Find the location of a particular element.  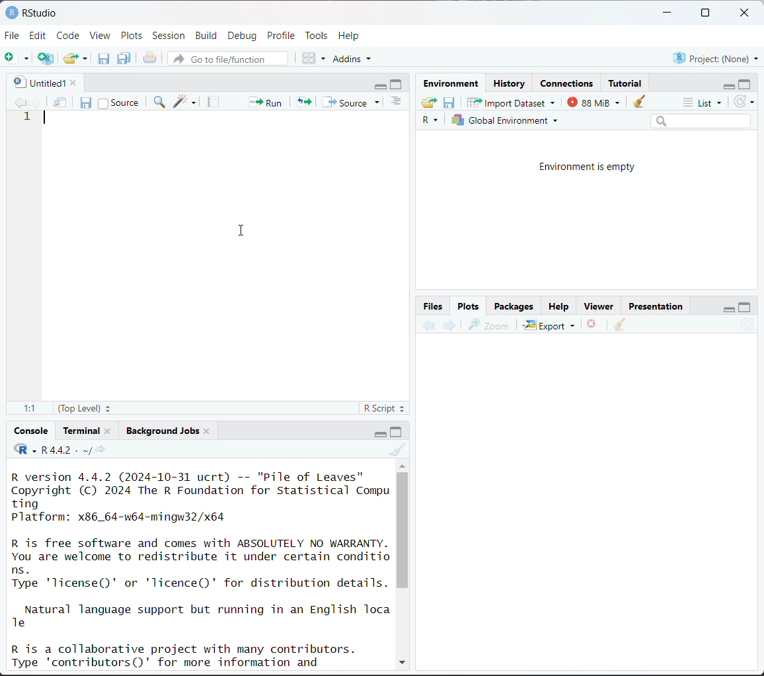

show in new window is located at coordinates (61, 103).